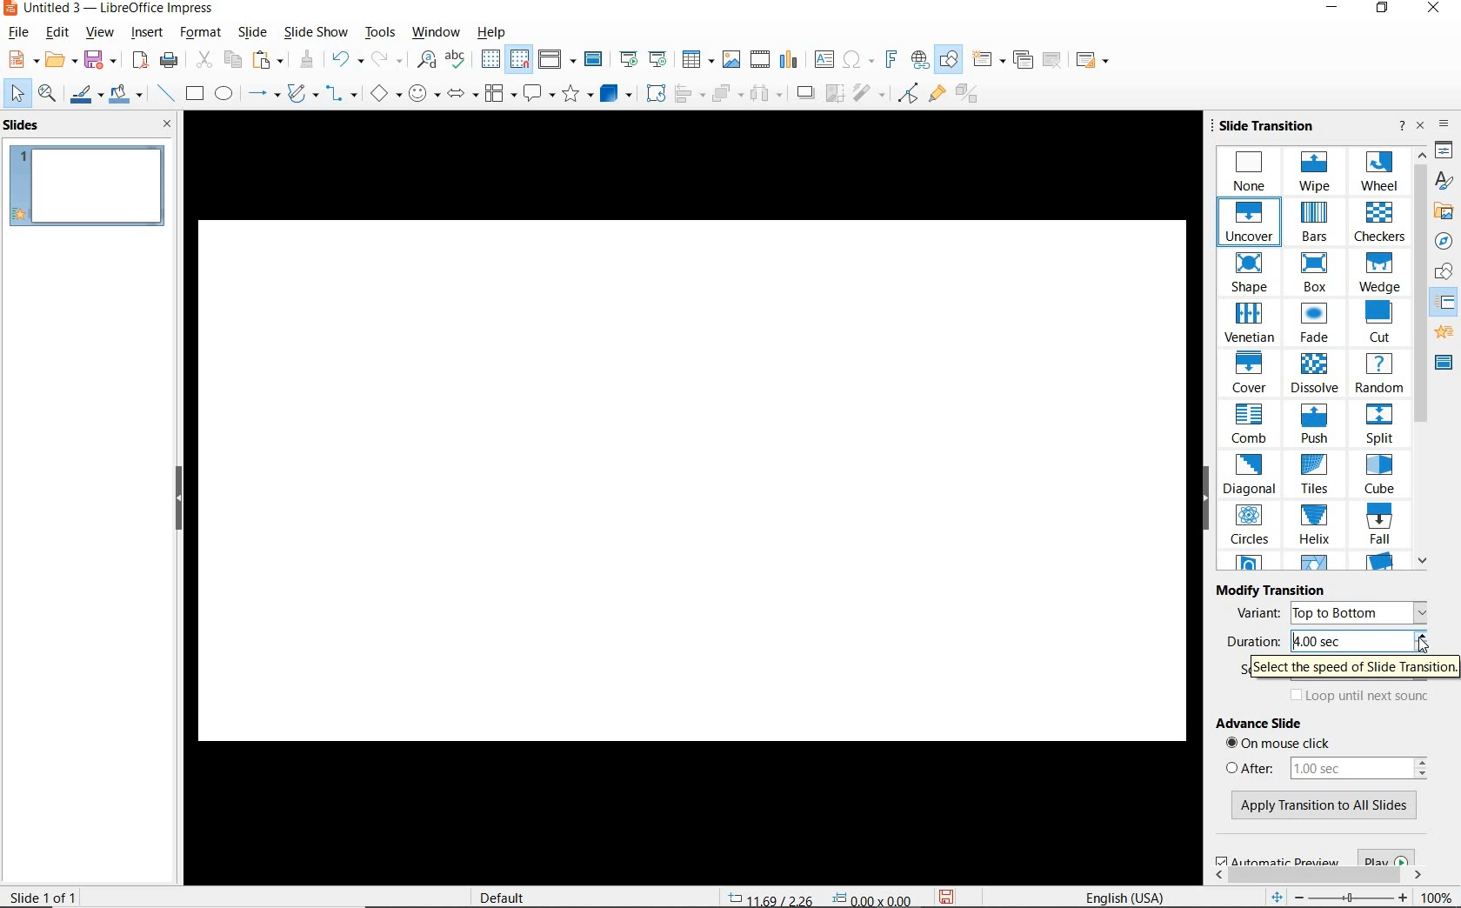 This screenshot has height=908, width=1461. Describe the element at coordinates (1252, 171) in the screenshot. I see `NONE` at that location.